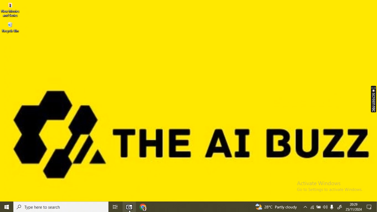 This screenshot has width=377, height=212. What do you see at coordinates (61, 207) in the screenshot?
I see `search bar` at bounding box center [61, 207].